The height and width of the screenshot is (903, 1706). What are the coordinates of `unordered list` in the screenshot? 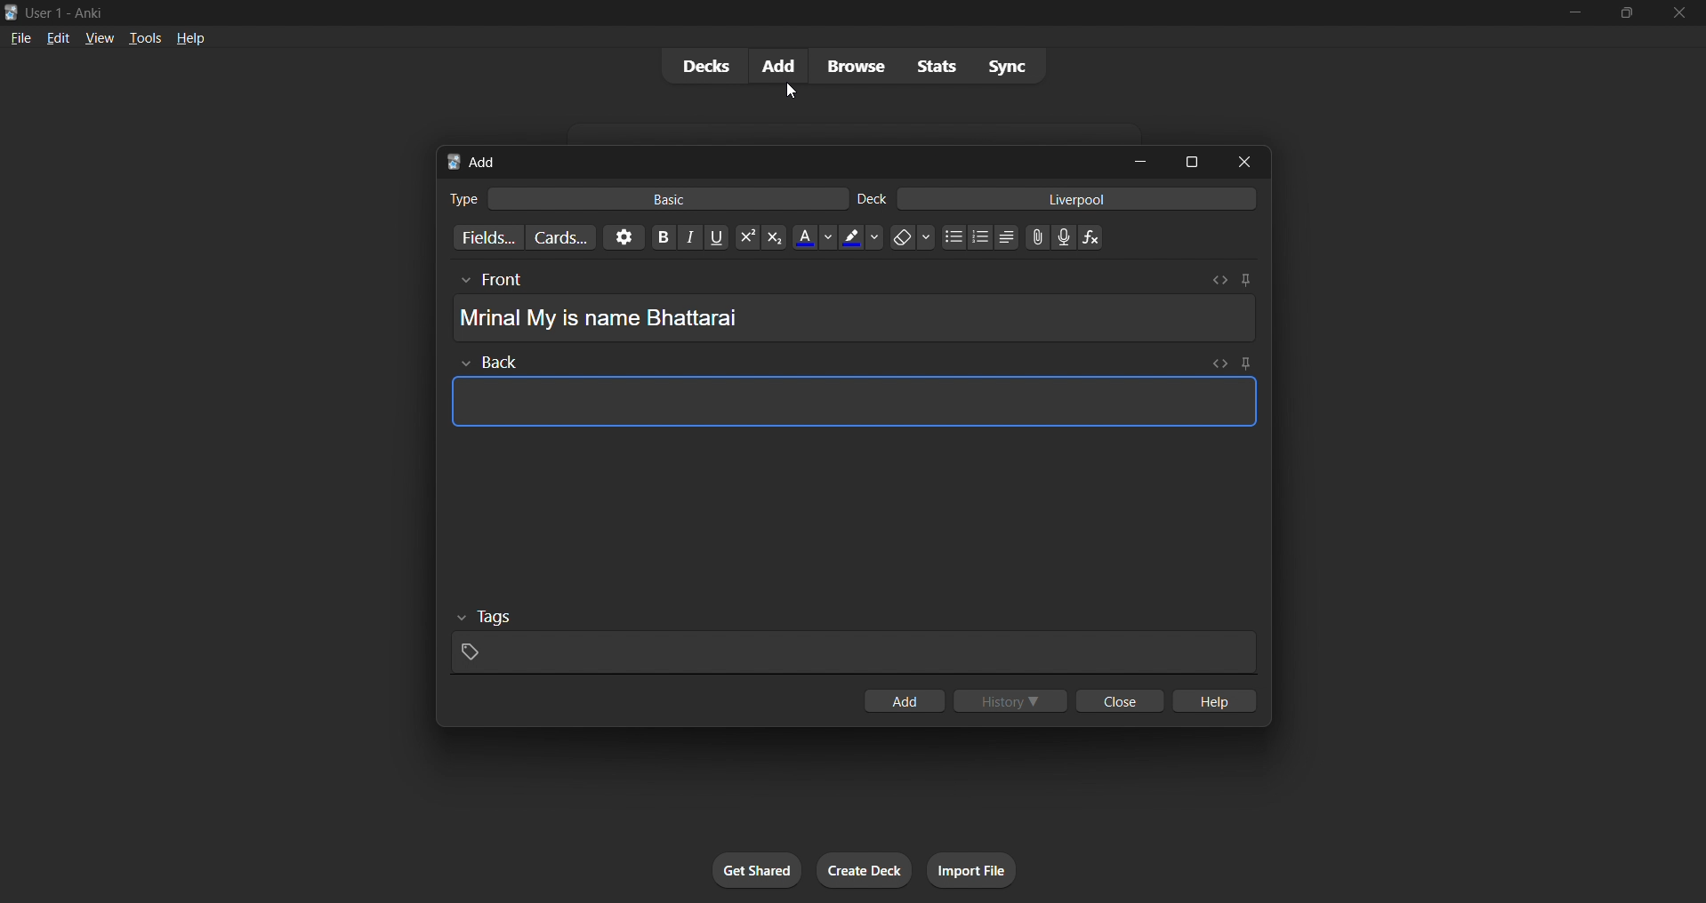 It's located at (951, 237).